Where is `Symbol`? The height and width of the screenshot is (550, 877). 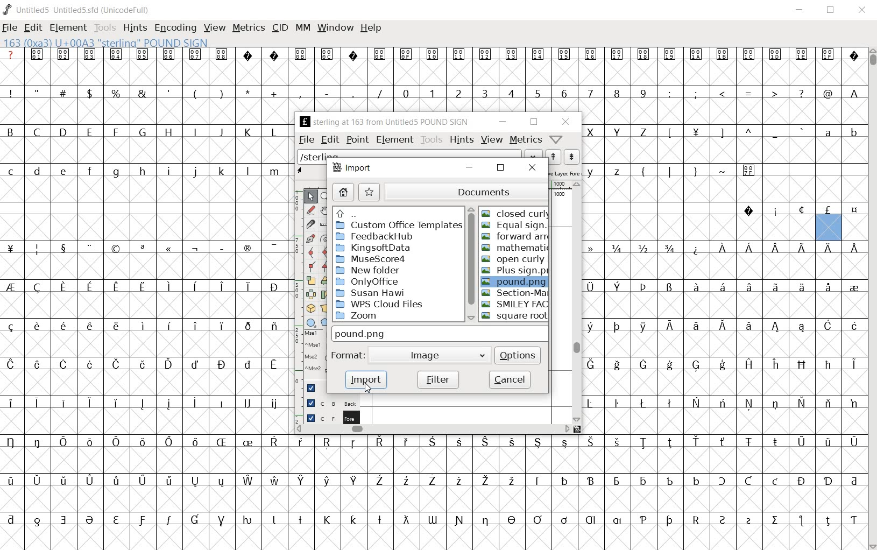 Symbol is located at coordinates (301, 54).